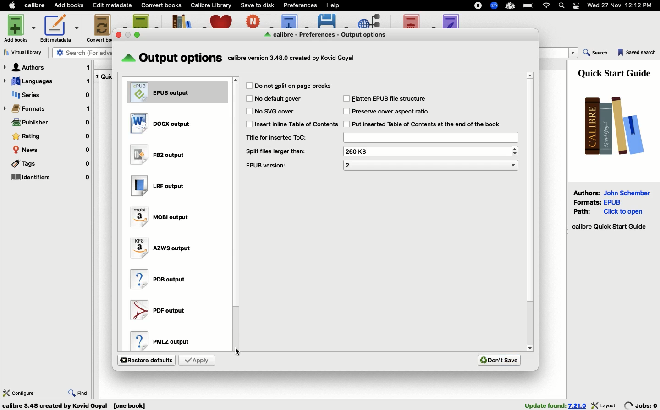 The width and height of the screenshot is (660, 410). What do you see at coordinates (346, 124) in the screenshot?
I see `Checkbox` at bounding box center [346, 124].